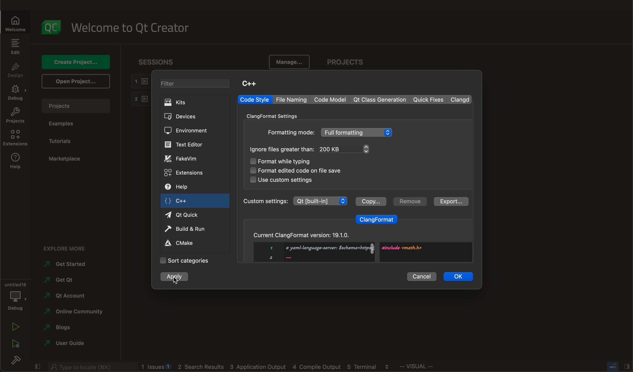 The width and height of the screenshot is (633, 372). I want to click on qt class, so click(380, 100).